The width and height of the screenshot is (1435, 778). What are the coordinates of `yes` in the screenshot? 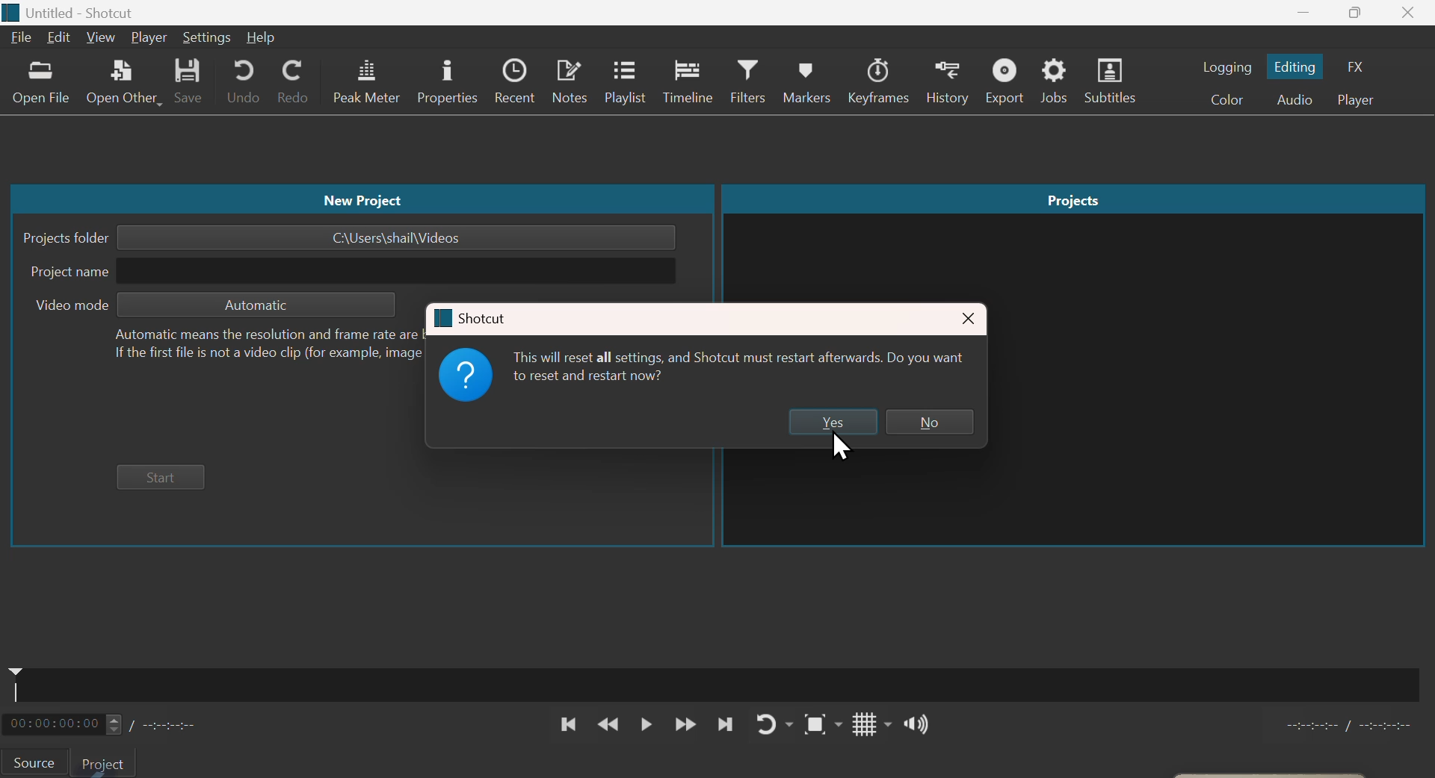 It's located at (833, 422).